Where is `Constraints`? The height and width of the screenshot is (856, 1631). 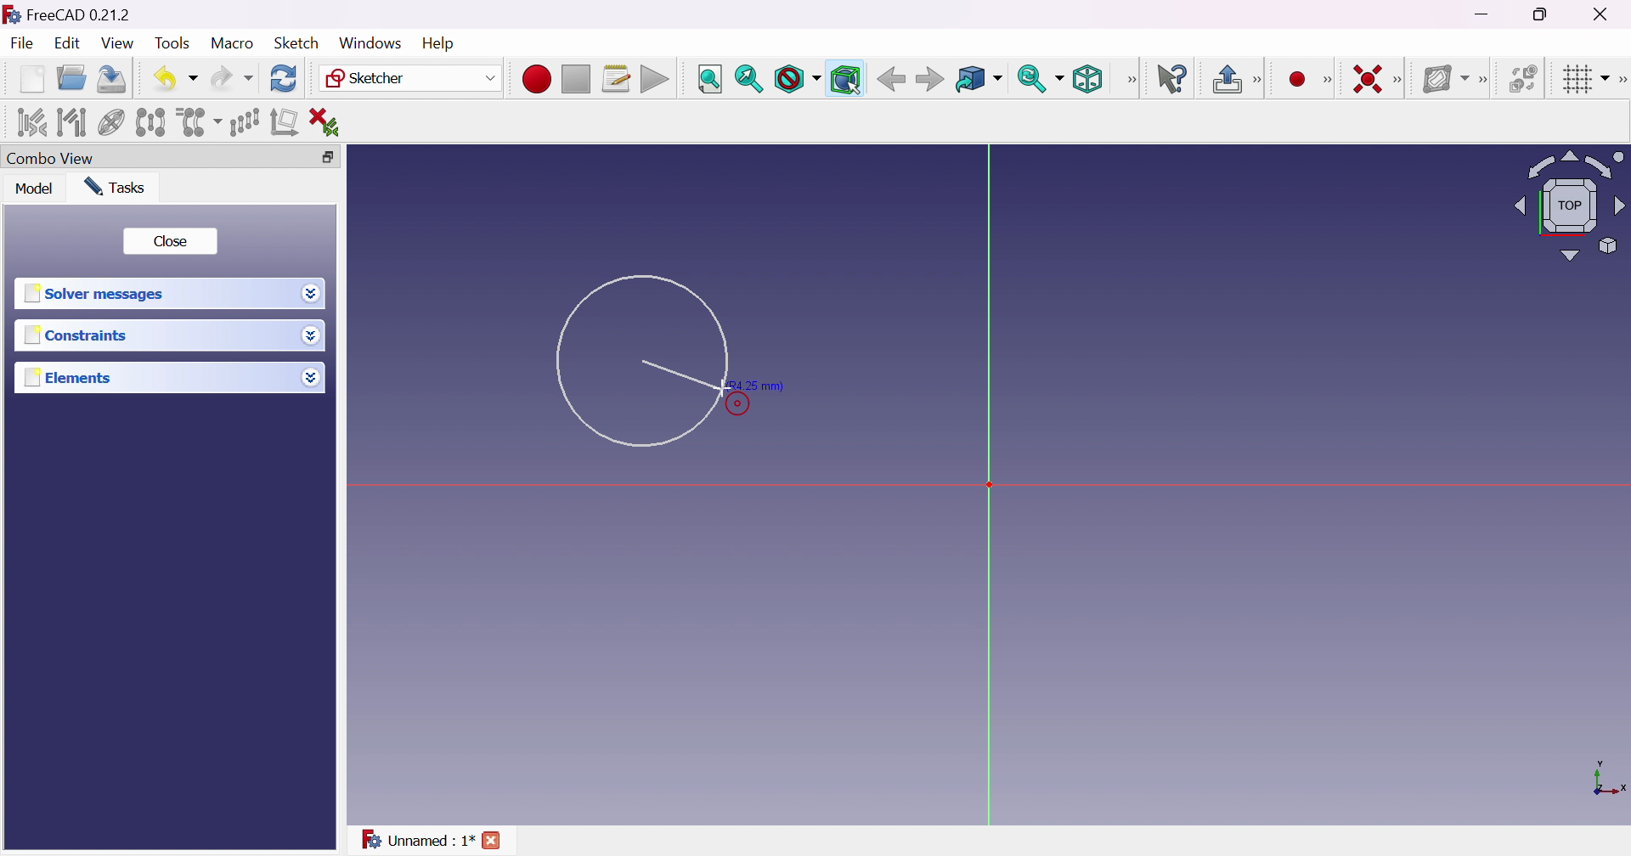
Constraints is located at coordinates (80, 335).